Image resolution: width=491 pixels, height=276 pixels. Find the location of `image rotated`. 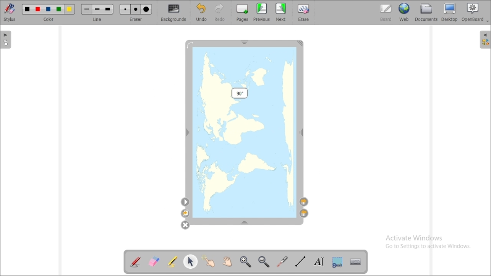

image rotated is located at coordinates (244, 131).